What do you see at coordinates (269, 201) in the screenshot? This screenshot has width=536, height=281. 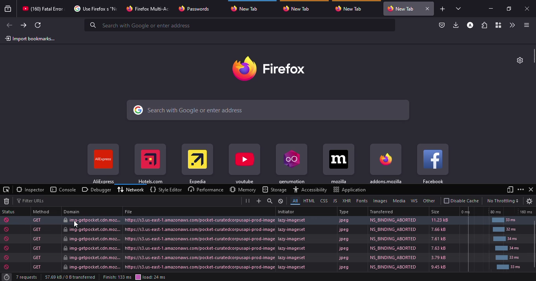 I see `search` at bounding box center [269, 201].